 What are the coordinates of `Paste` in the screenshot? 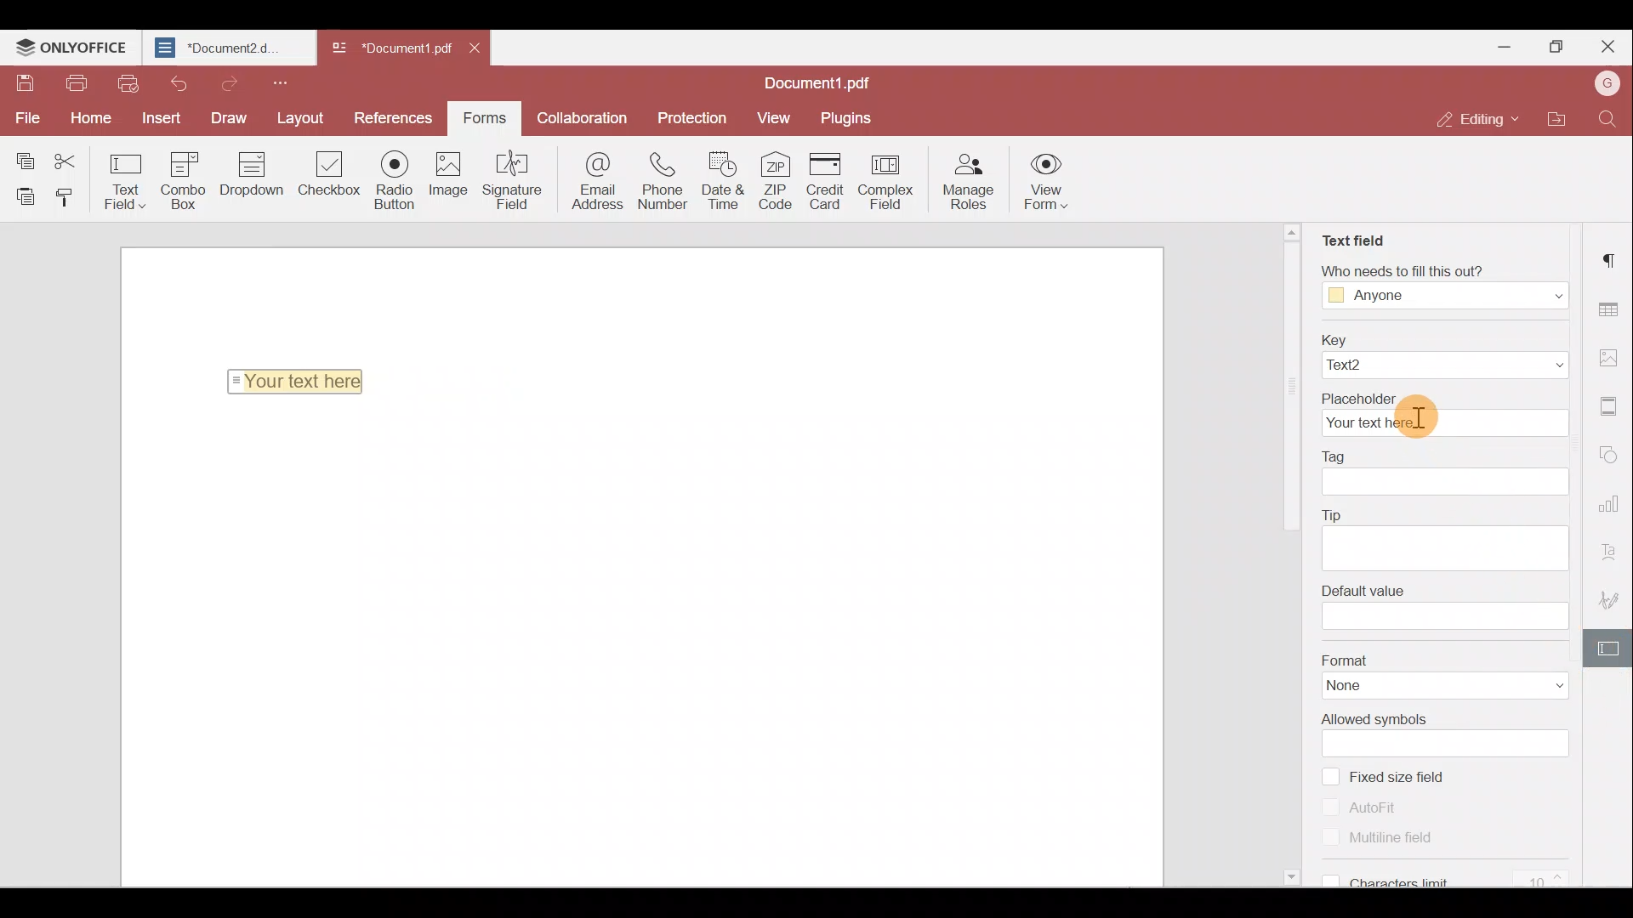 It's located at (21, 195).